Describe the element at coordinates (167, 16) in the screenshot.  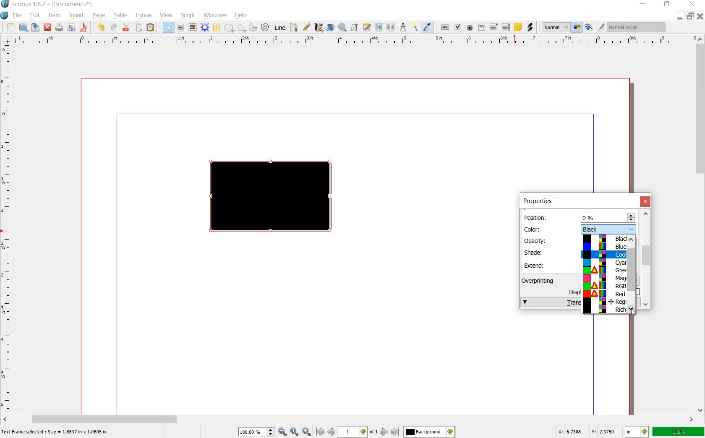
I see `view` at that location.